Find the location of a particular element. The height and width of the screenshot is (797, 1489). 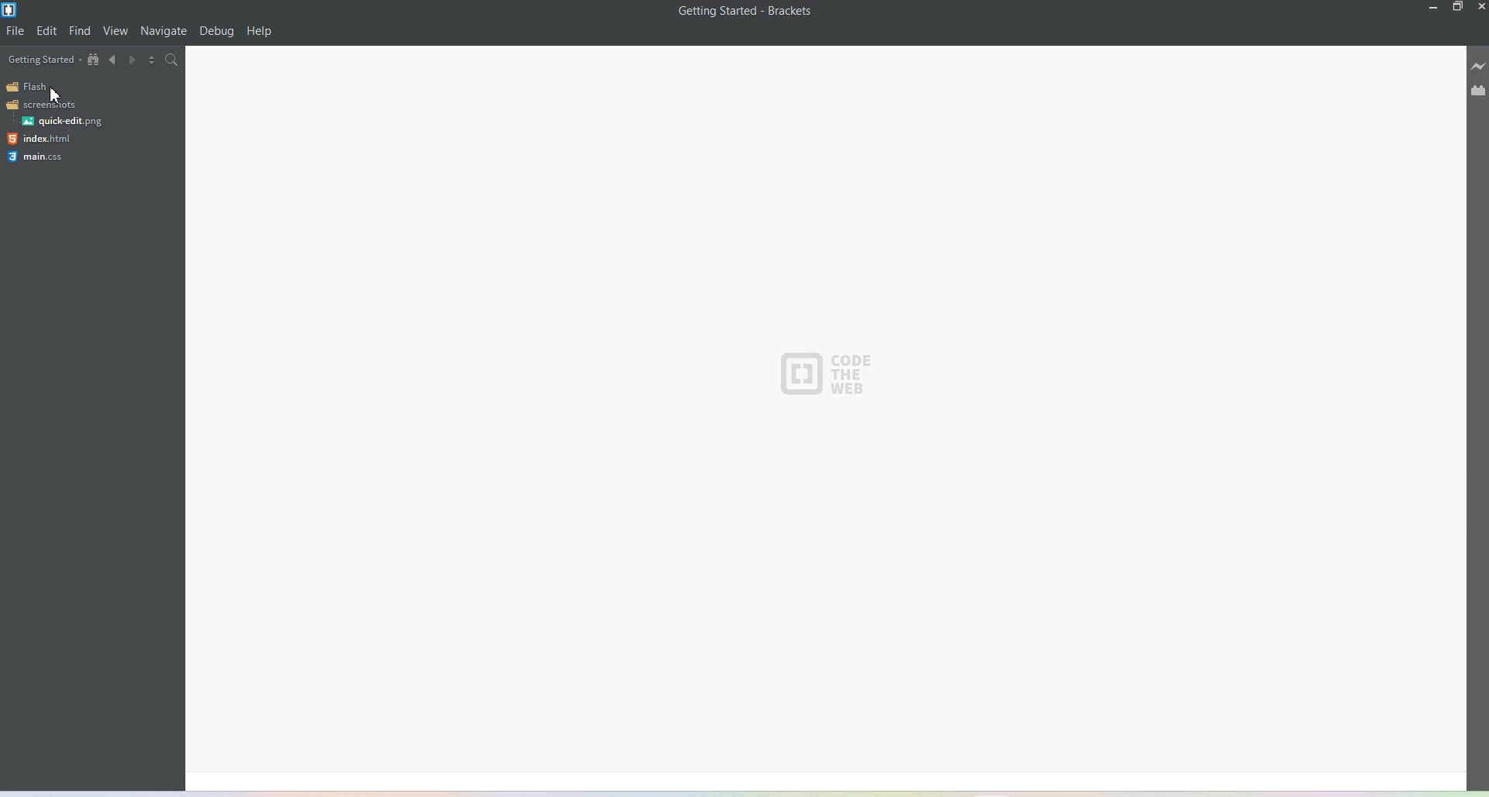

Logo is located at coordinates (25, 86).